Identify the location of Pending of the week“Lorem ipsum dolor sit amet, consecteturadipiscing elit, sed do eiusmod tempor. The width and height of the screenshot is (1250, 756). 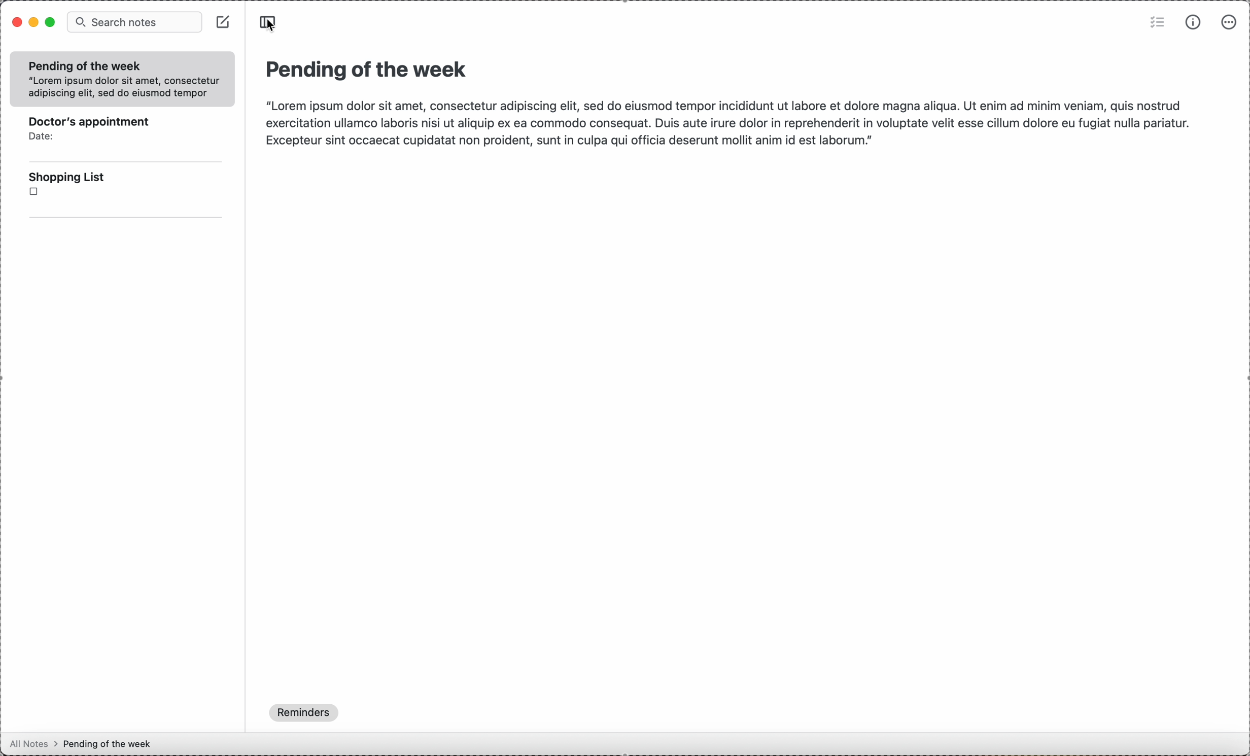
(123, 77).